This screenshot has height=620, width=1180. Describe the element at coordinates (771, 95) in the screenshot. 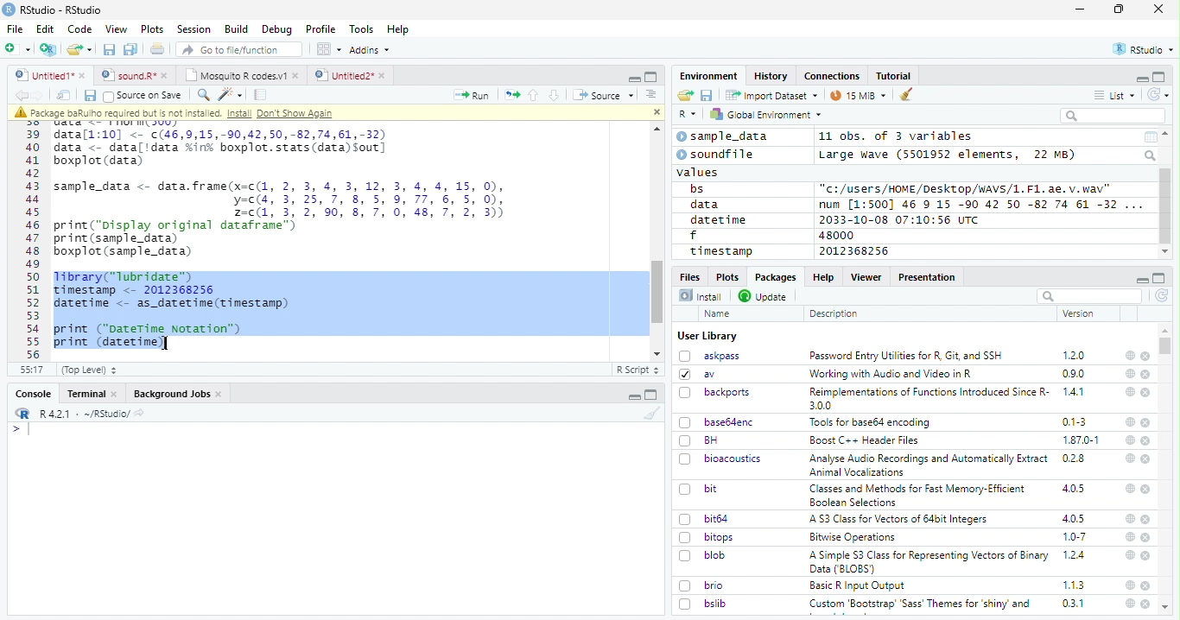

I see `Import Dataset` at that location.